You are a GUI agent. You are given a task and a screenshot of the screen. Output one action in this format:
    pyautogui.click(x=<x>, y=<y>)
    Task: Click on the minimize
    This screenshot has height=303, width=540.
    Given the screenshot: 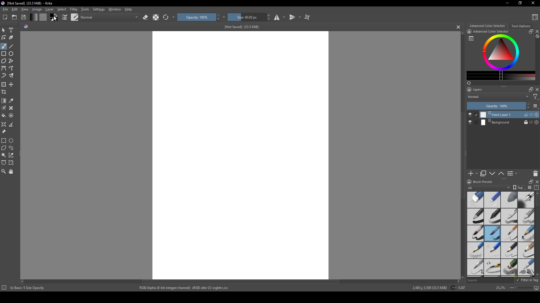 What is the action you would take?
    pyautogui.click(x=508, y=3)
    